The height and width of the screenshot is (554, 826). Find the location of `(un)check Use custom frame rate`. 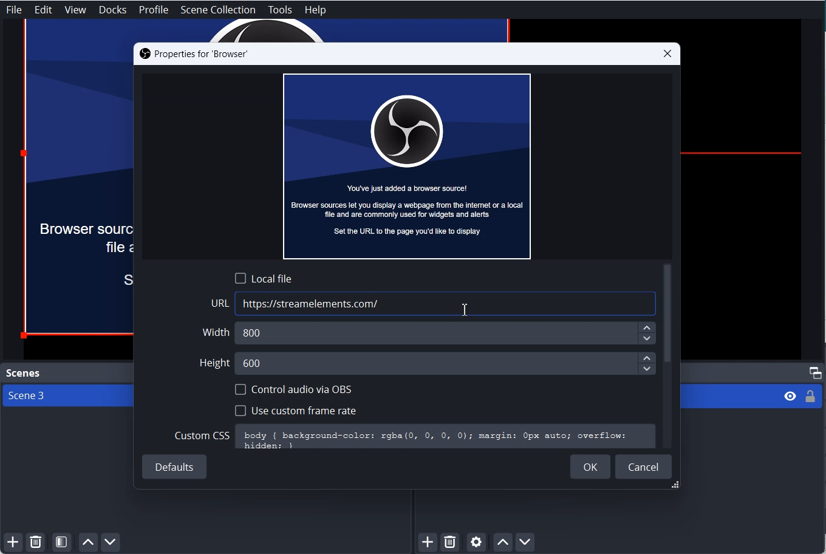

(un)check Use custom frame rate is located at coordinates (295, 409).